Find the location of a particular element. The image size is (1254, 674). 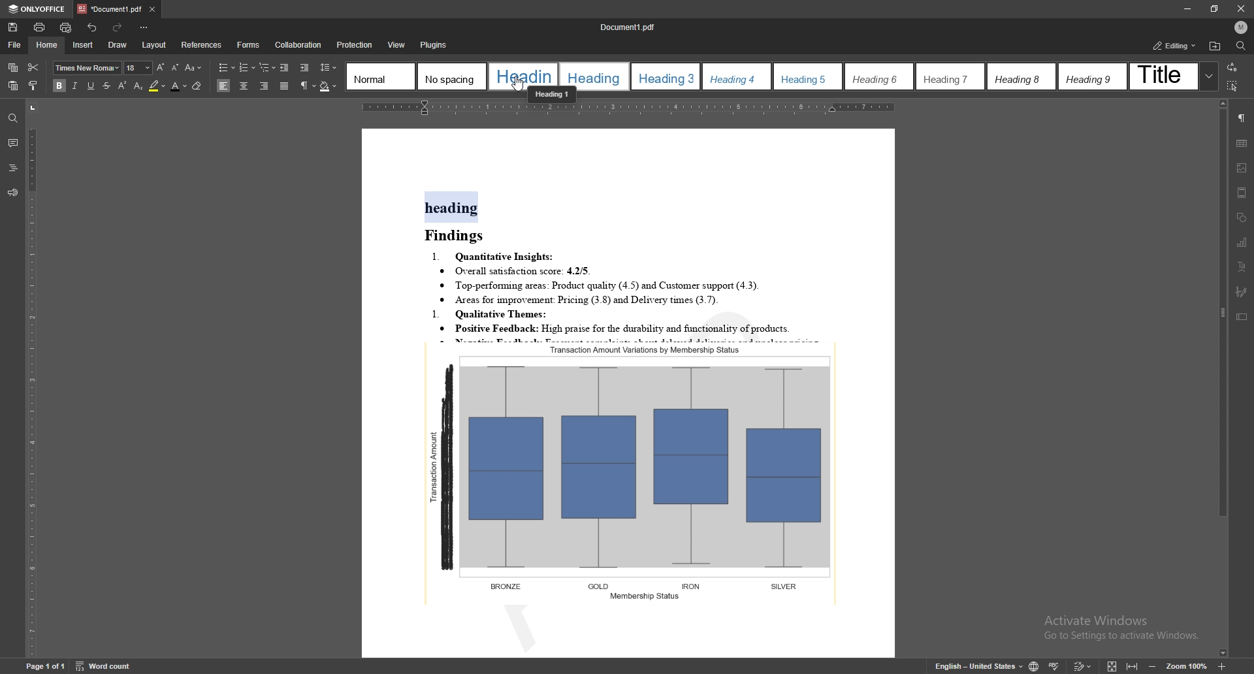

increase indent is located at coordinates (305, 69).